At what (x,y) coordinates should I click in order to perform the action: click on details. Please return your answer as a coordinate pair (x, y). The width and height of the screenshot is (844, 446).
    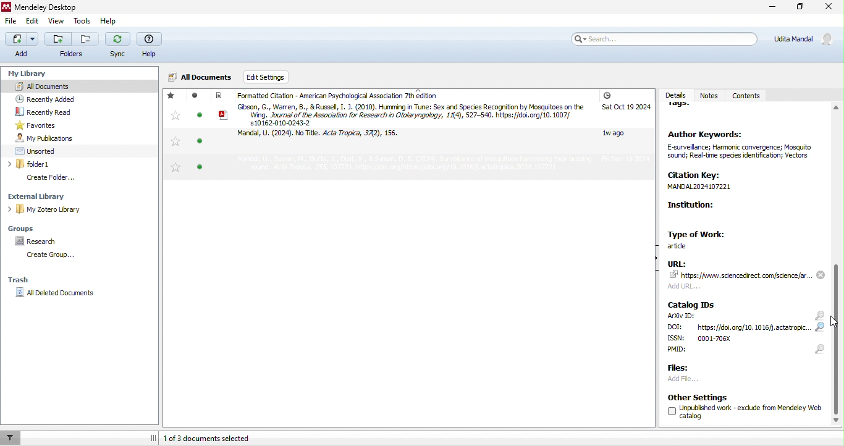
    Looking at the image, I should click on (674, 92).